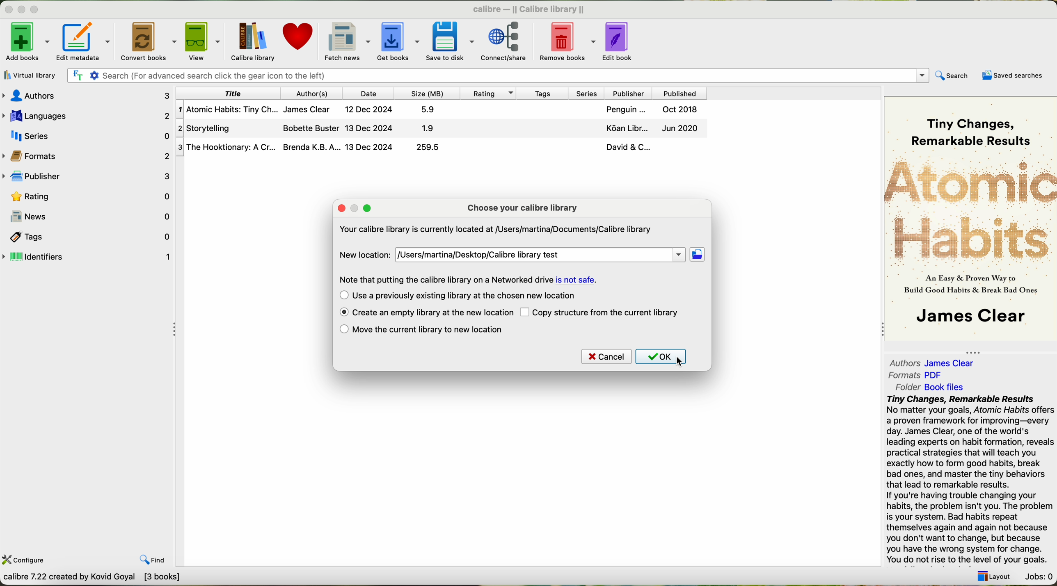 The height and width of the screenshot is (586, 1057). What do you see at coordinates (509, 40) in the screenshot?
I see `connect/share` at bounding box center [509, 40].